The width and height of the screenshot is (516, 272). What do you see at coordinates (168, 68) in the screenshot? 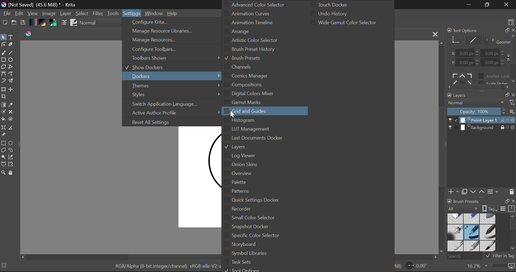
I see `Show Dockers` at bounding box center [168, 68].